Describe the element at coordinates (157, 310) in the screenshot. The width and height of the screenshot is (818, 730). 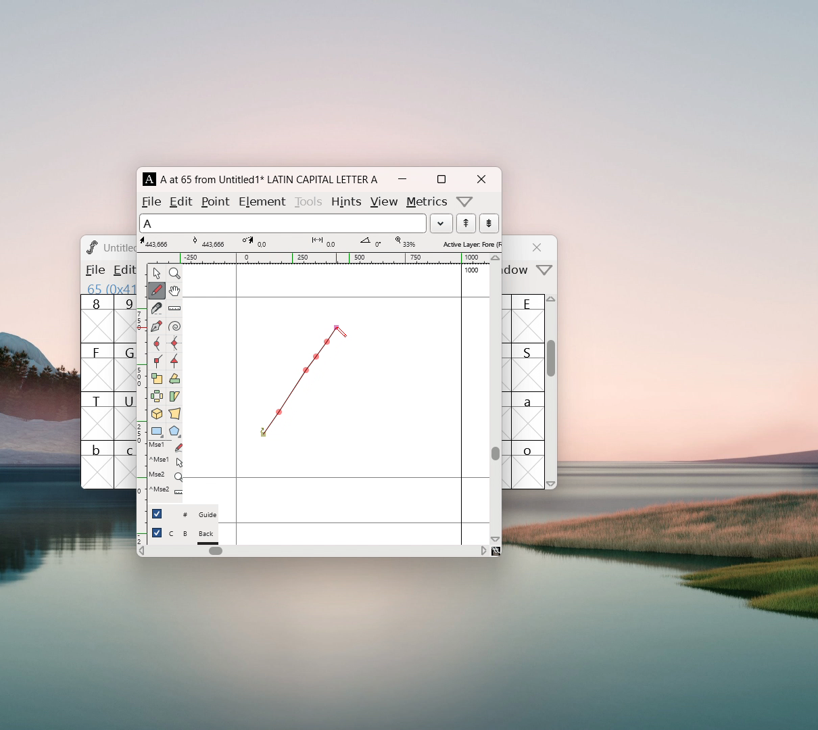
I see `cut splines in two` at that location.